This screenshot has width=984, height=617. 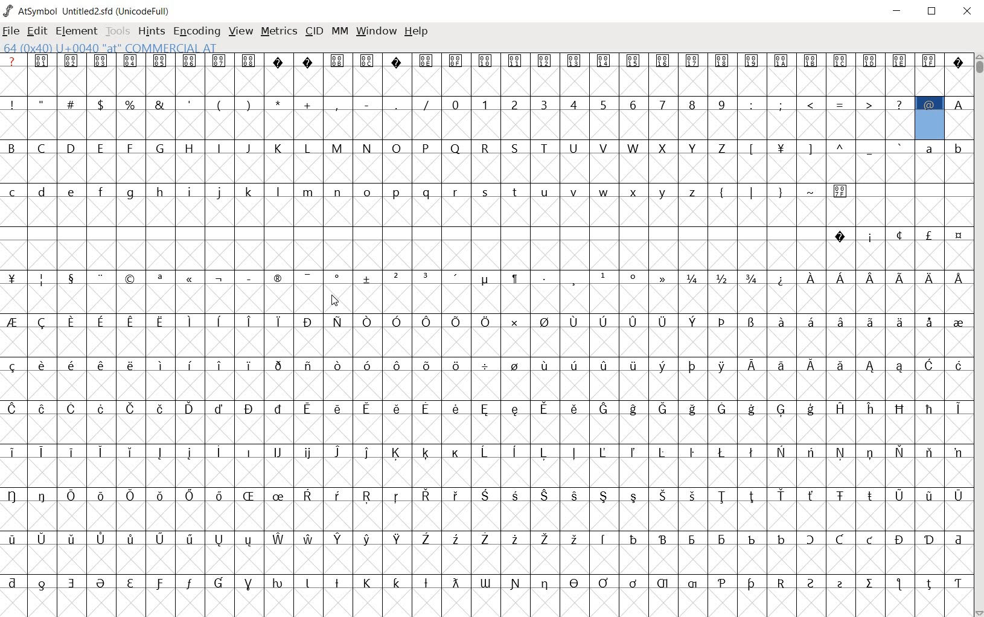 I want to click on scrollbar, so click(x=978, y=334).